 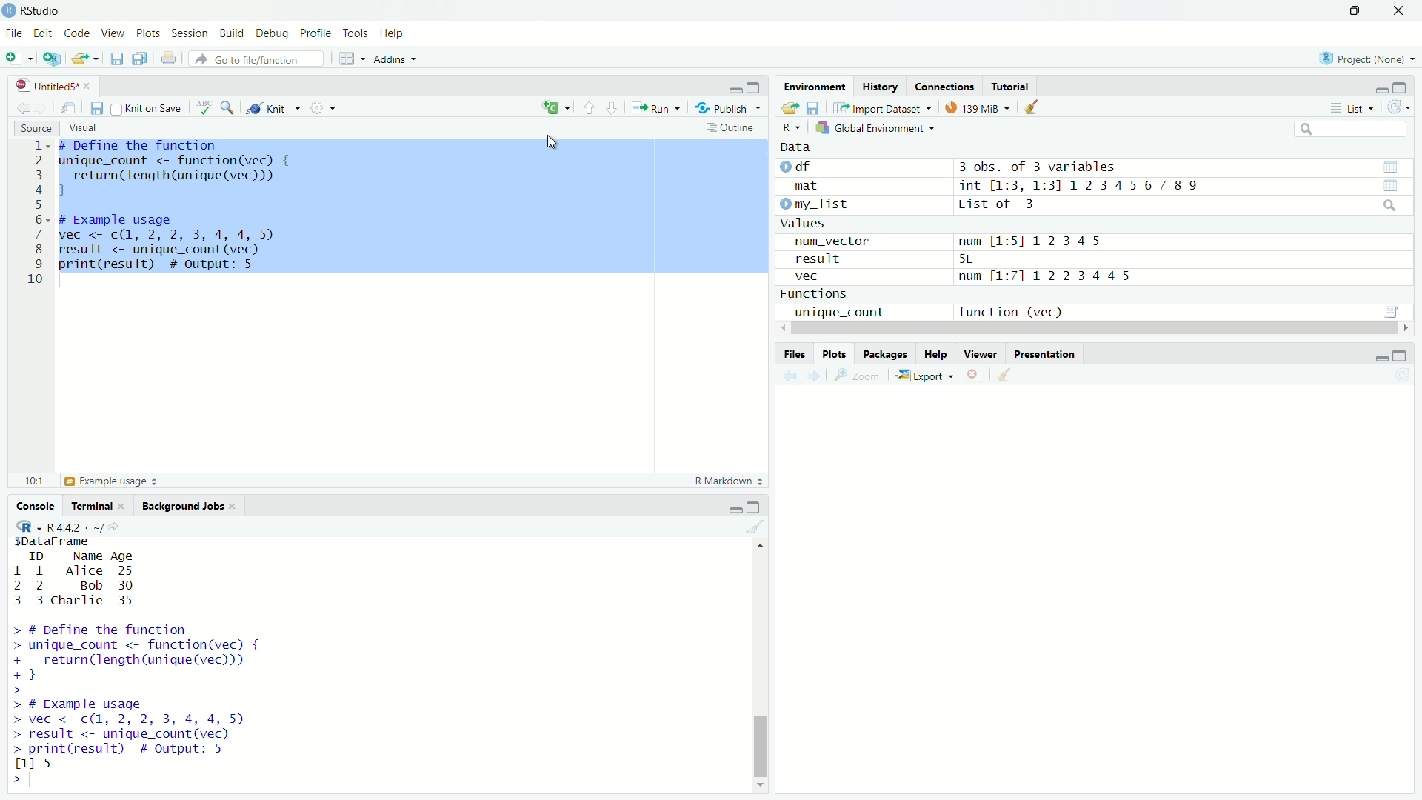 I want to click on check spelling, so click(x=206, y=109).